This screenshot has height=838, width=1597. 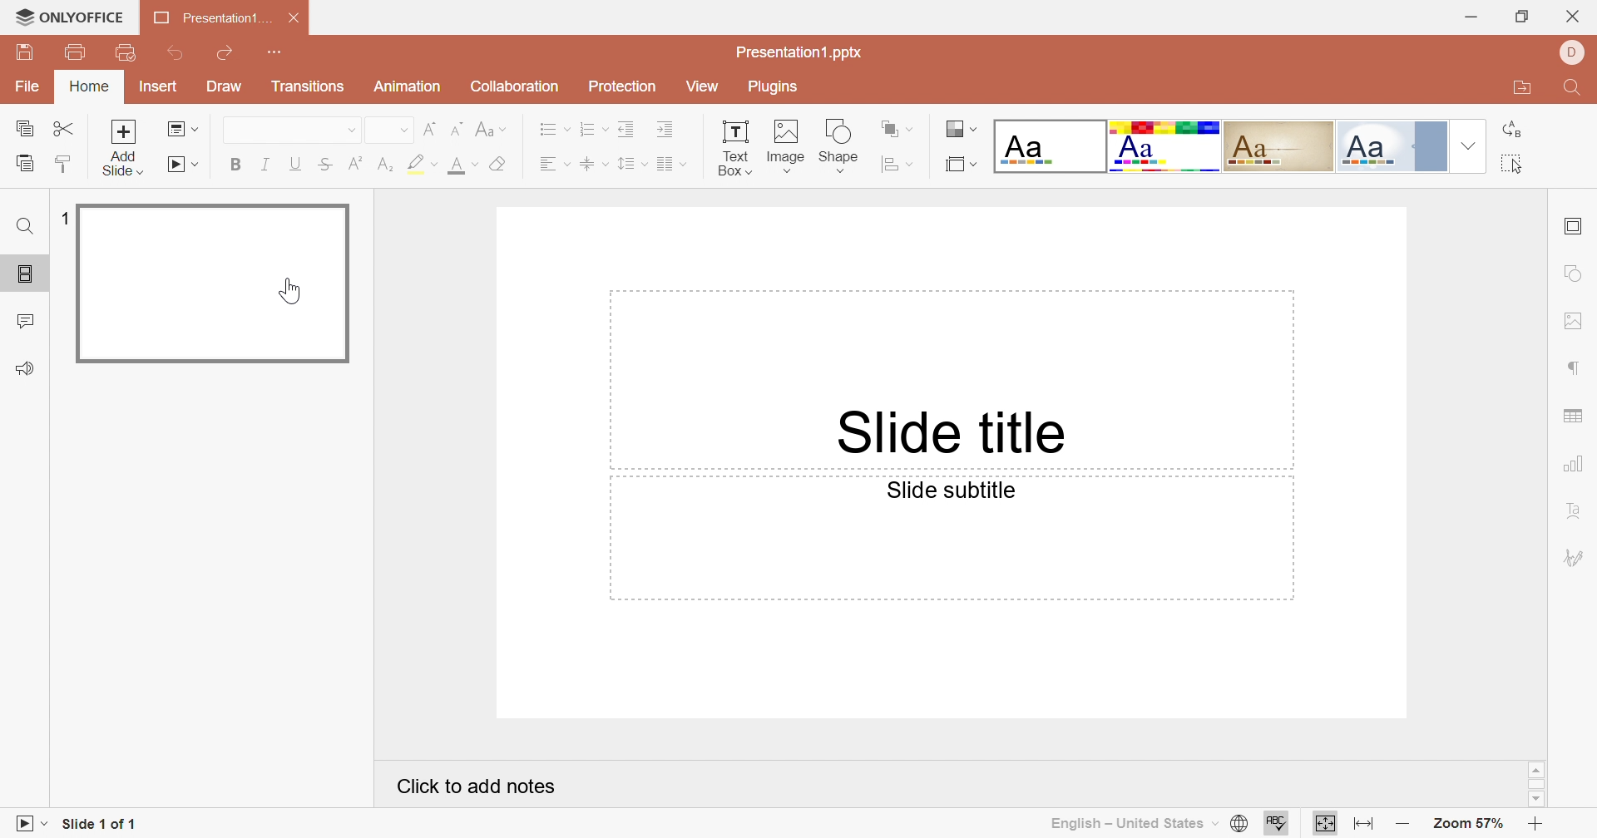 I want to click on Select slide size, so click(x=954, y=164).